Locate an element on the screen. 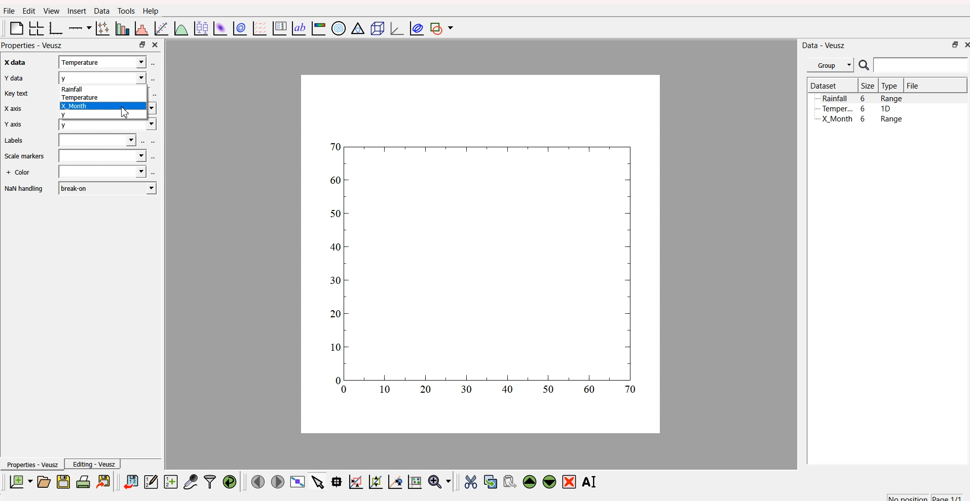 This screenshot has height=501, width=970. plot function is located at coordinates (181, 29).